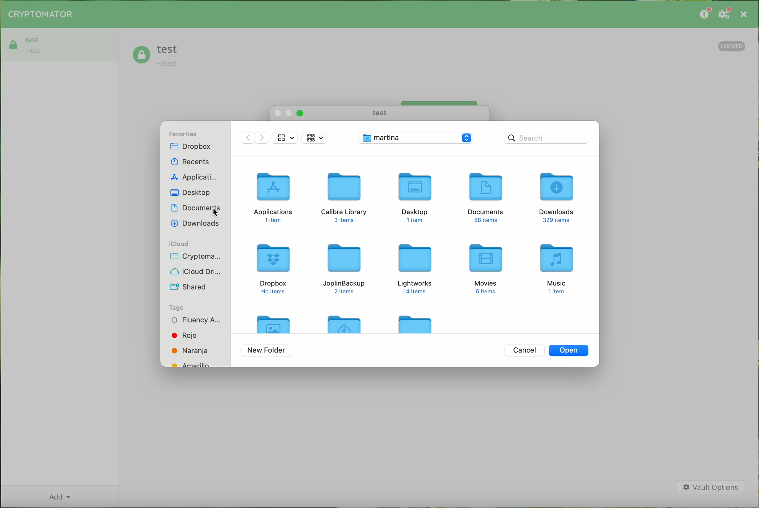  I want to click on navigate arrows, so click(255, 139).